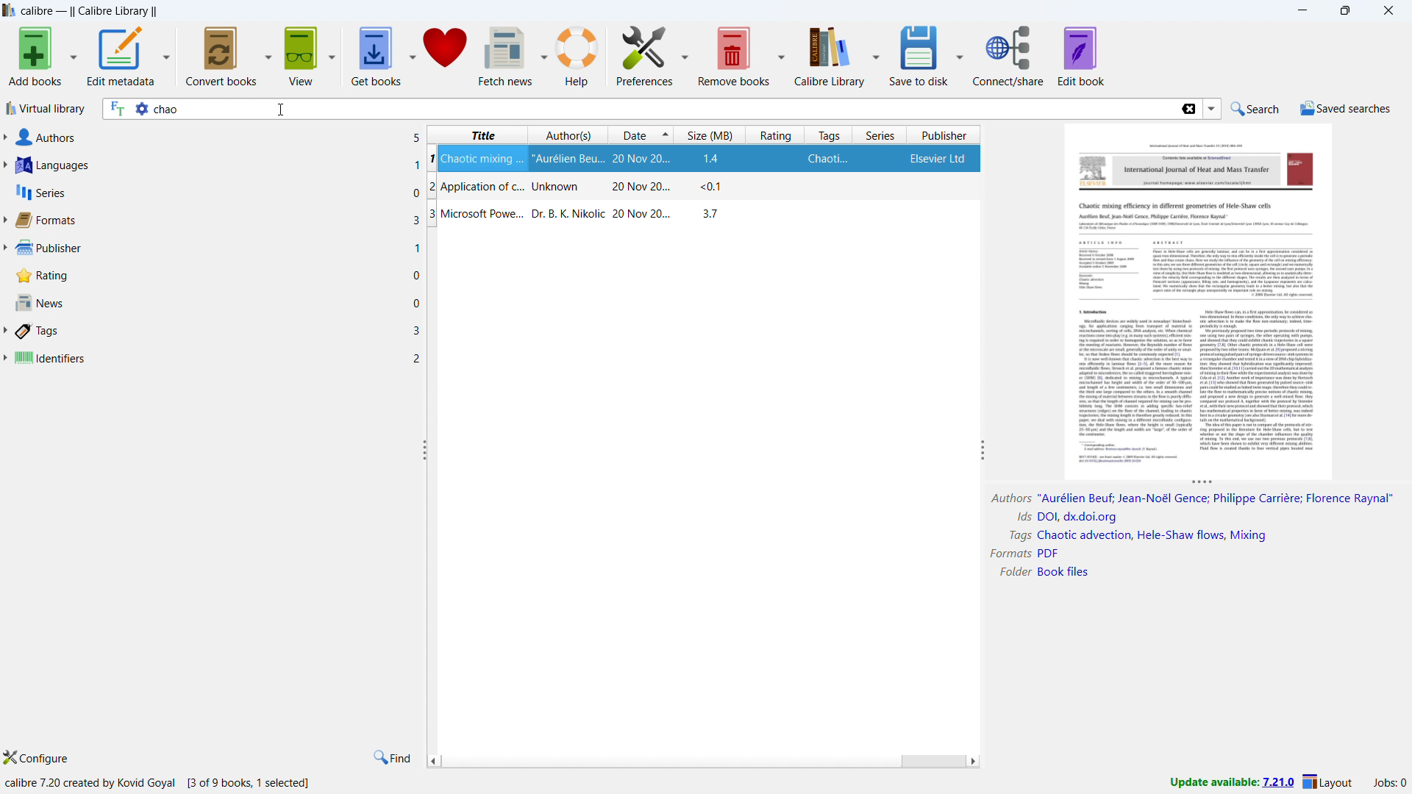  Describe the element at coordinates (933, 760) in the screenshot. I see `scrollbar` at that location.